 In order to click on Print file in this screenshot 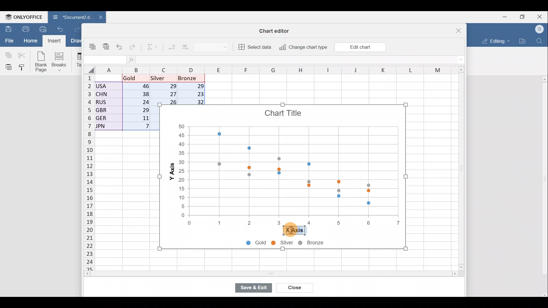, I will do `click(23, 29)`.